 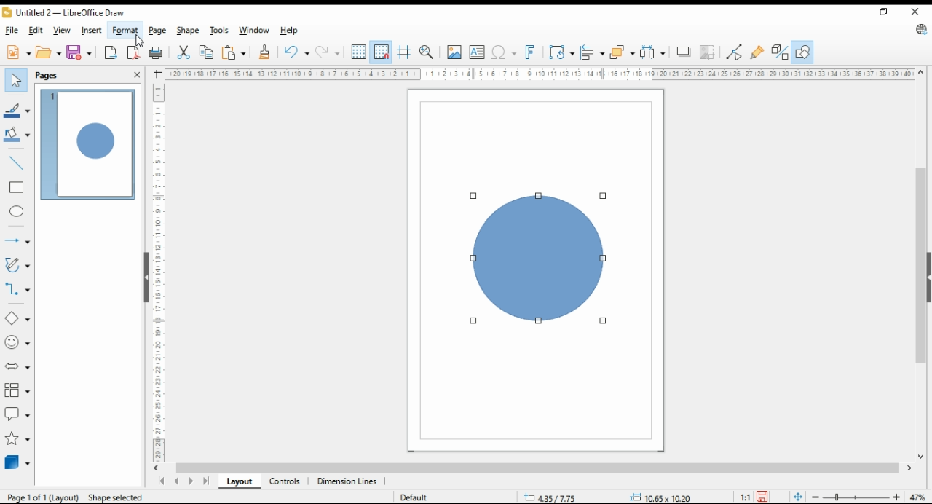 What do you see at coordinates (68, 14) in the screenshot?
I see `icon and filename` at bounding box center [68, 14].